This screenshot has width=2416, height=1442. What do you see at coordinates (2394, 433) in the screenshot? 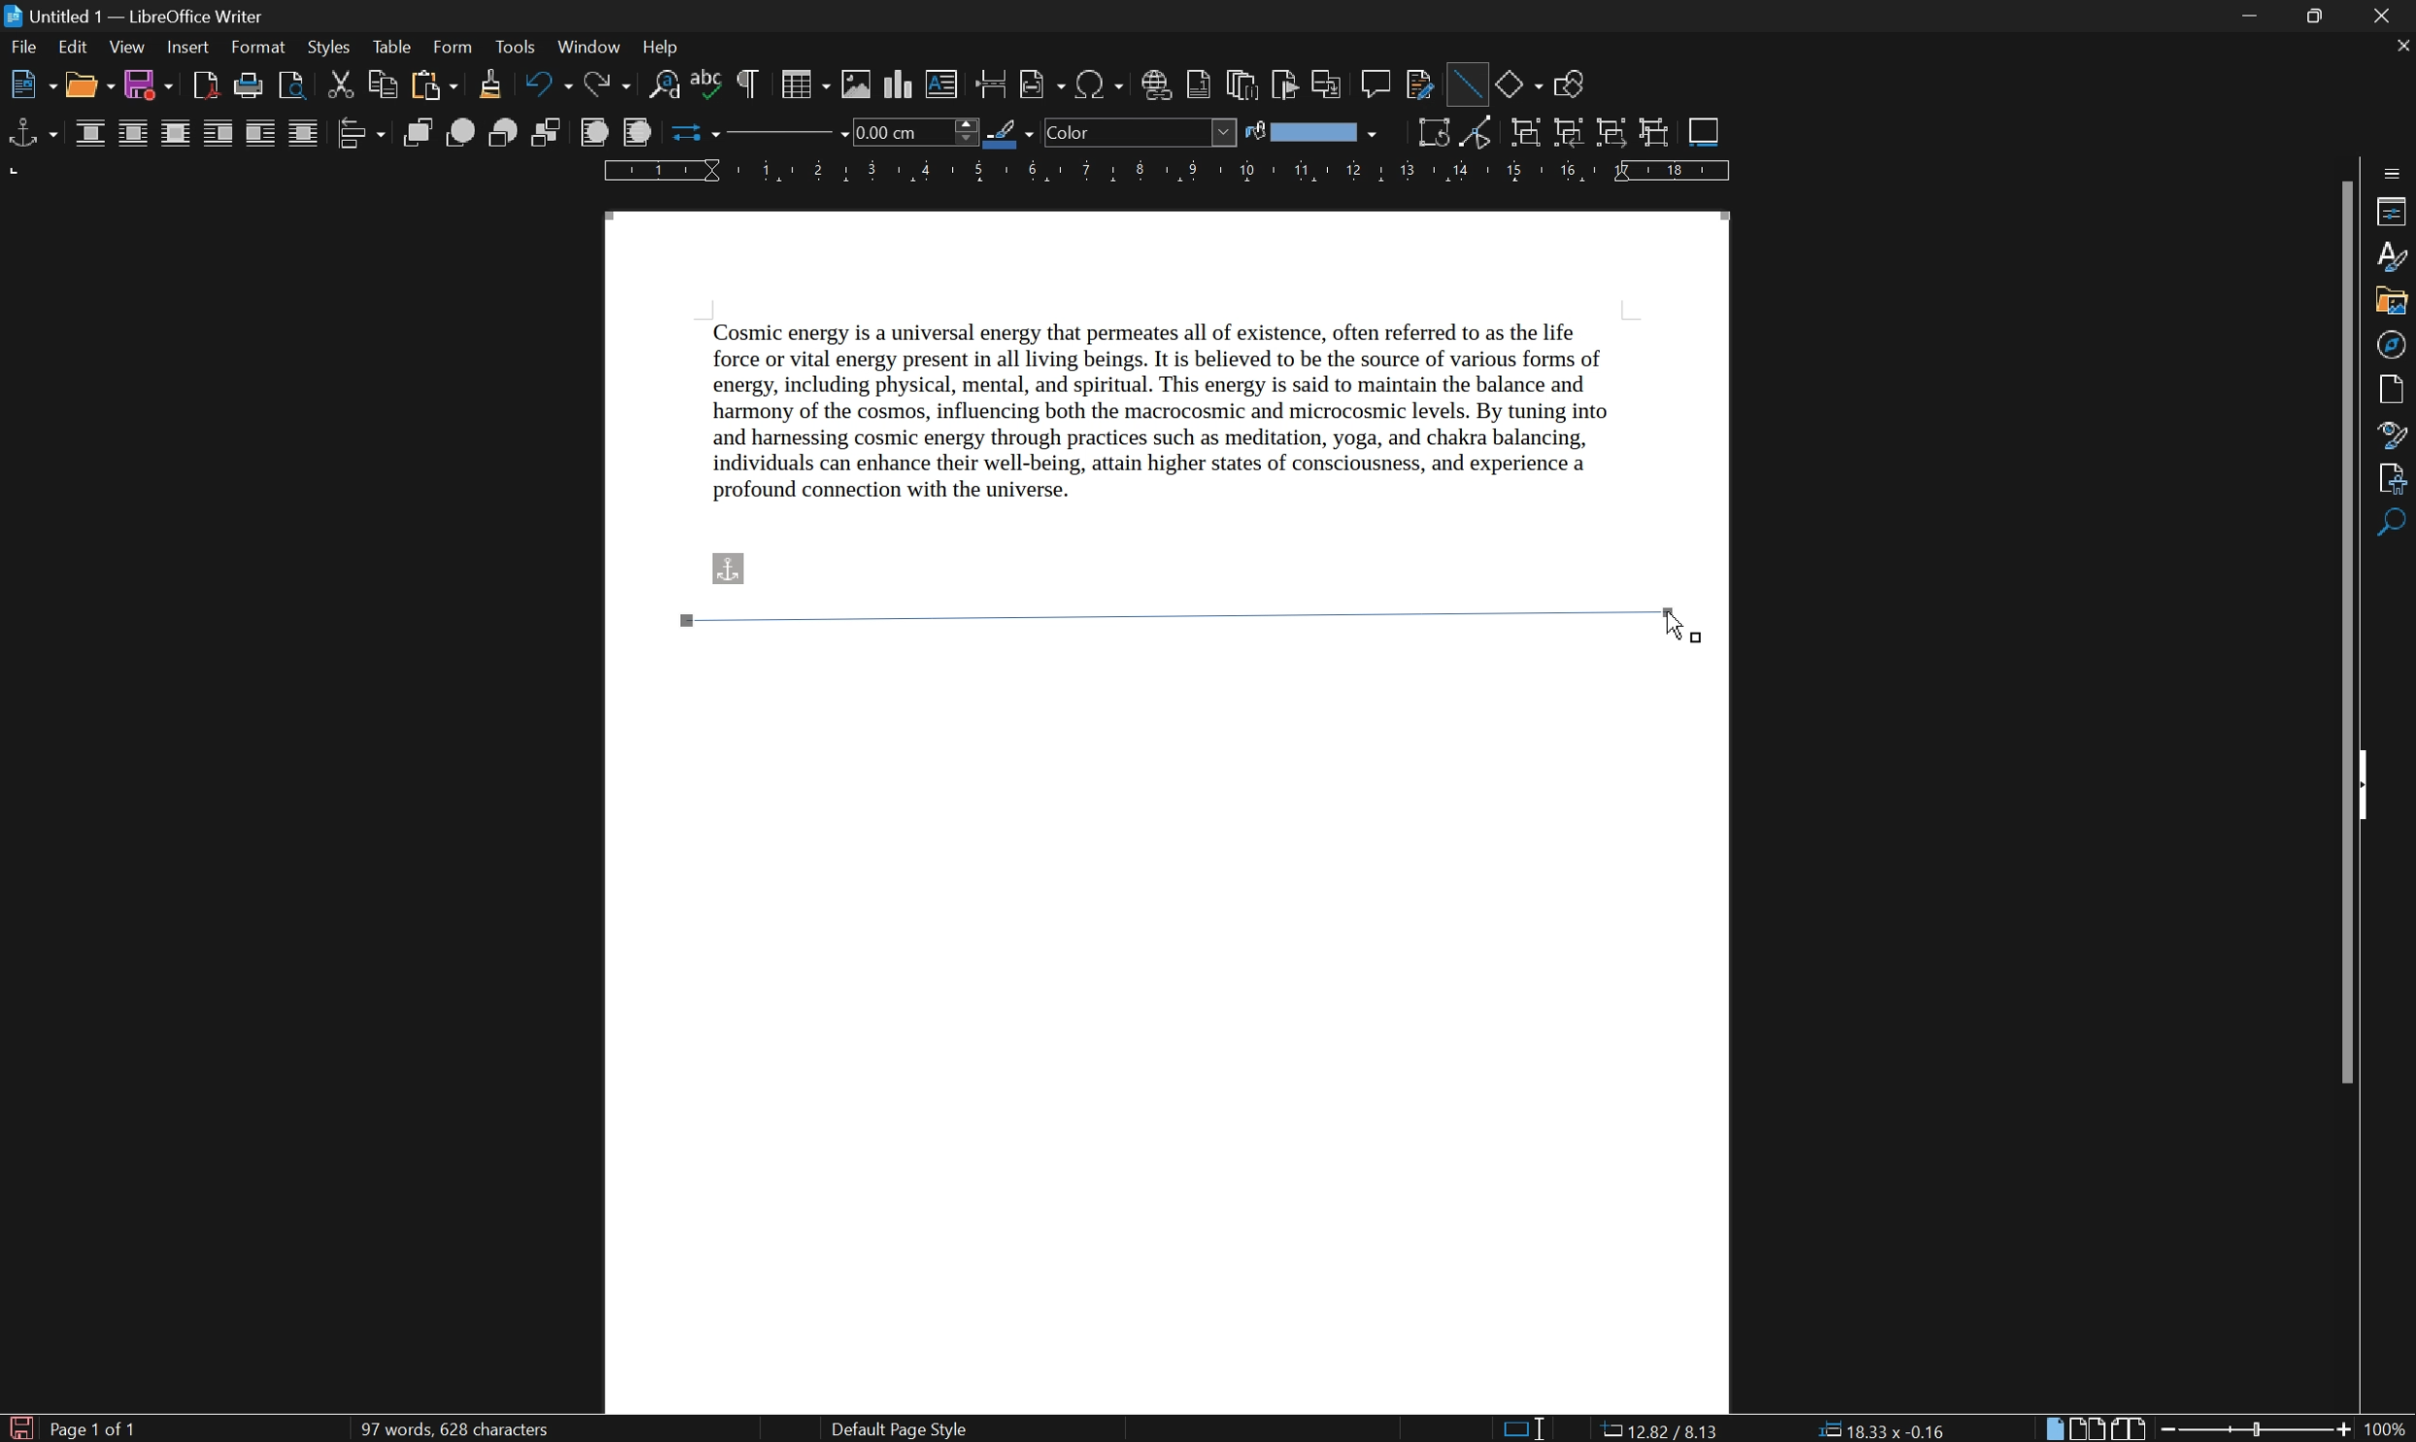
I see `style inspector` at bounding box center [2394, 433].